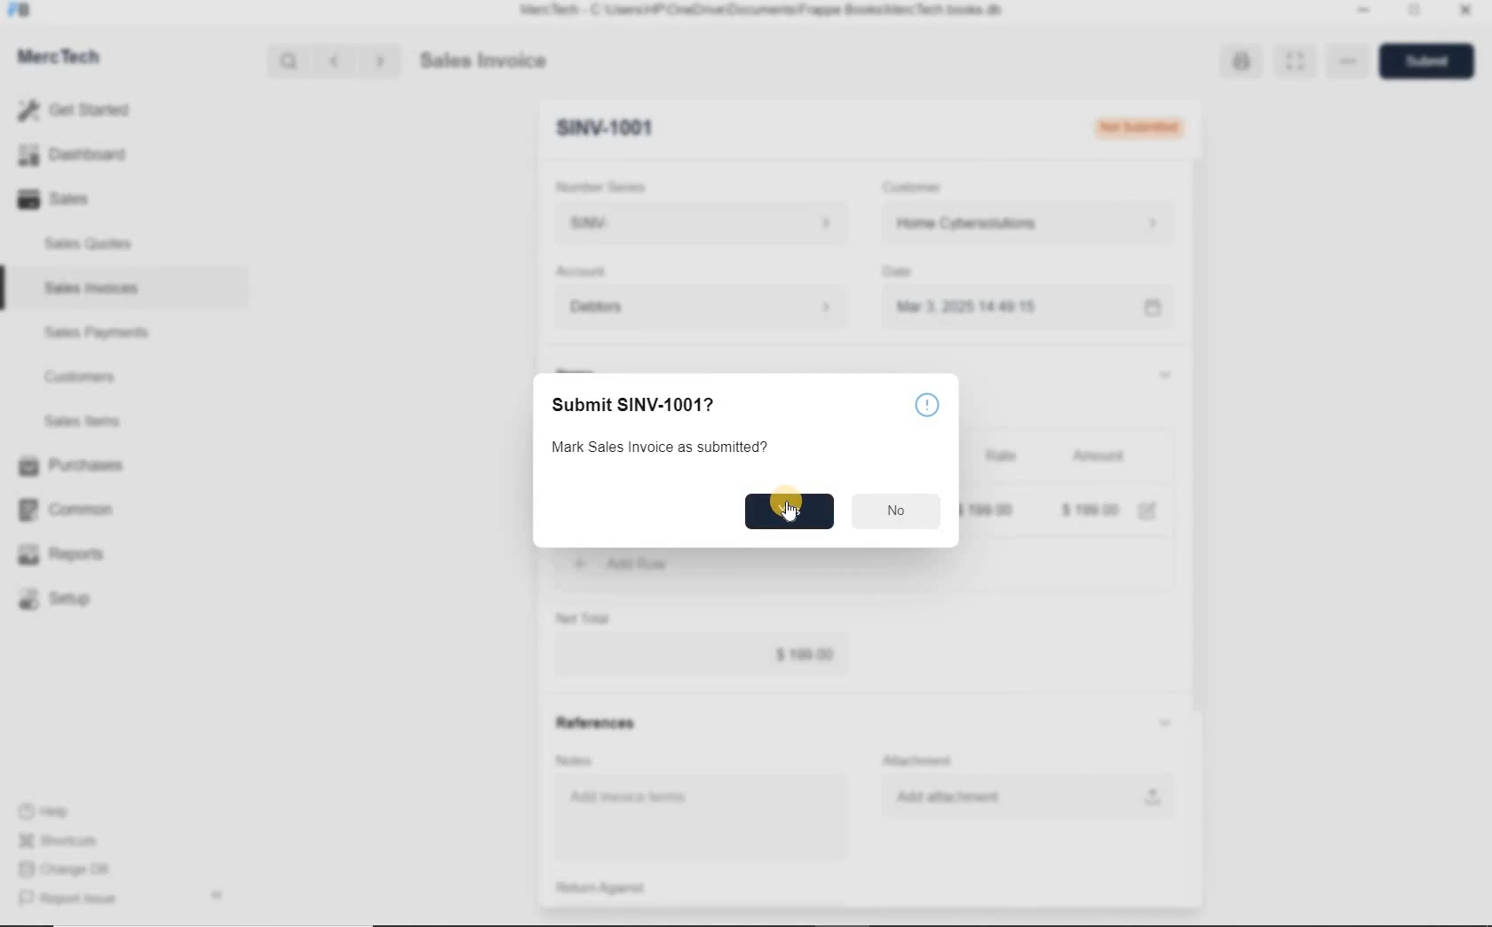 This screenshot has height=927, width=1492. Describe the element at coordinates (921, 761) in the screenshot. I see `Attachment` at that location.